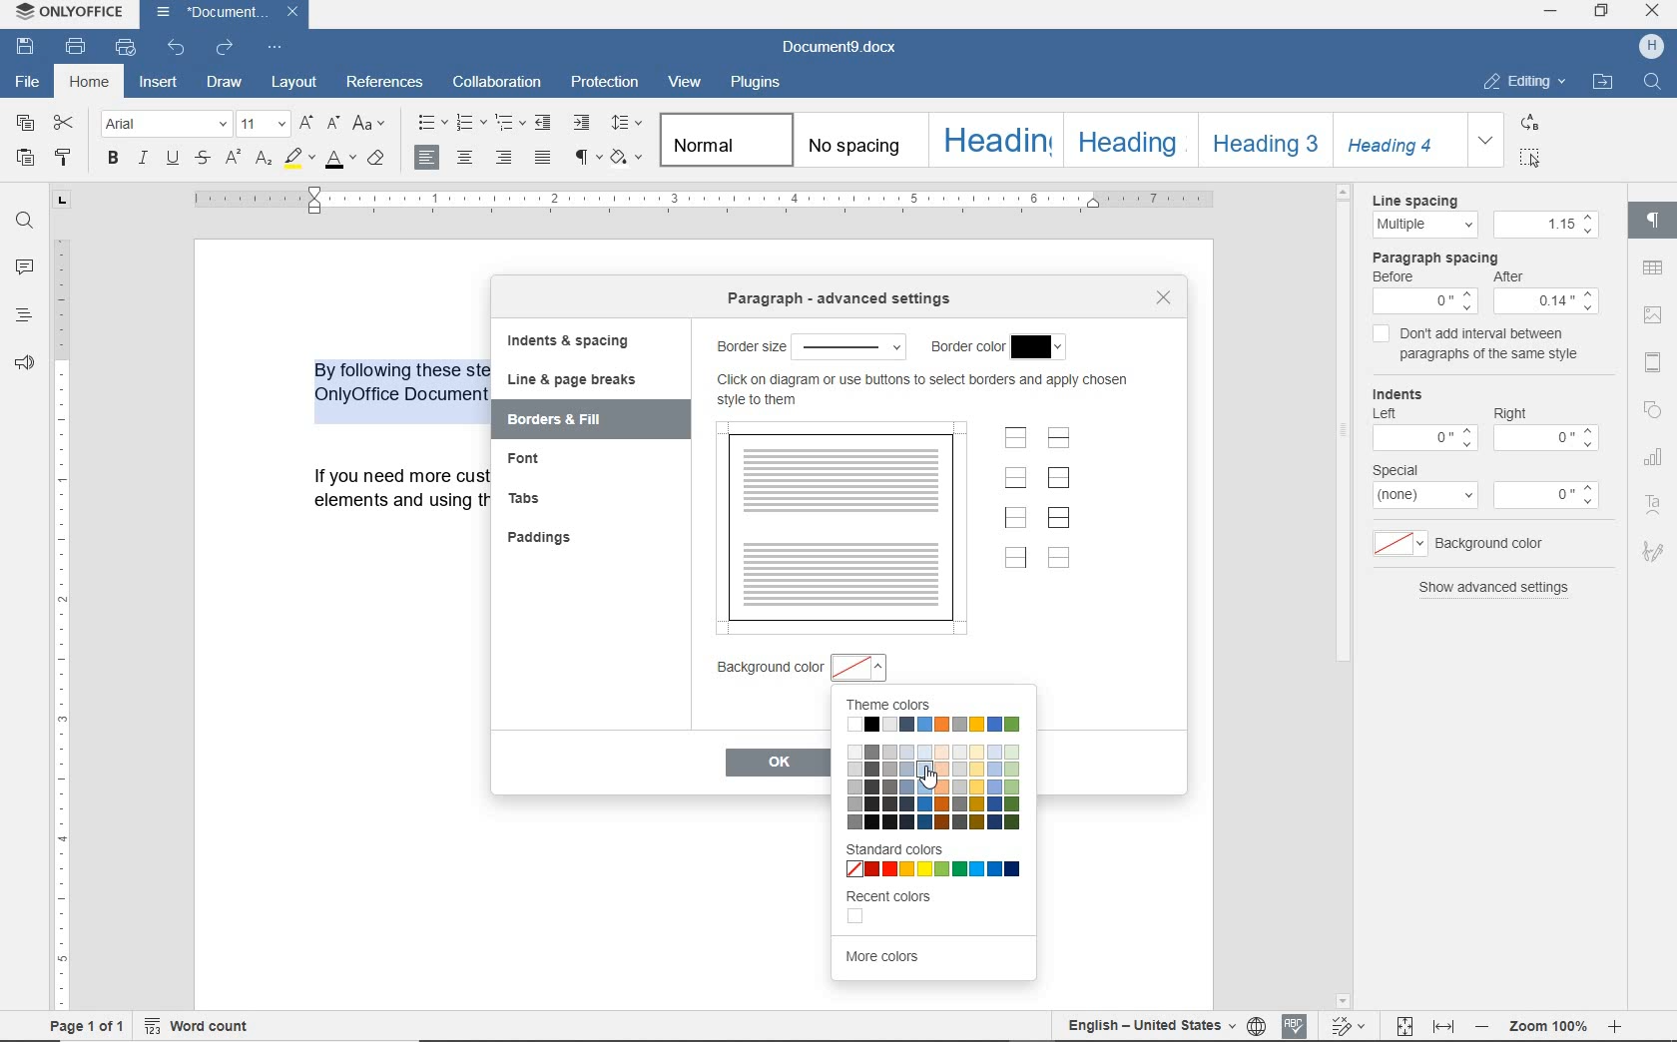 The width and height of the screenshot is (1677, 1042). What do you see at coordinates (840, 299) in the screenshot?
I see `paragraph advanced settings` at bounding box center [840, 299].